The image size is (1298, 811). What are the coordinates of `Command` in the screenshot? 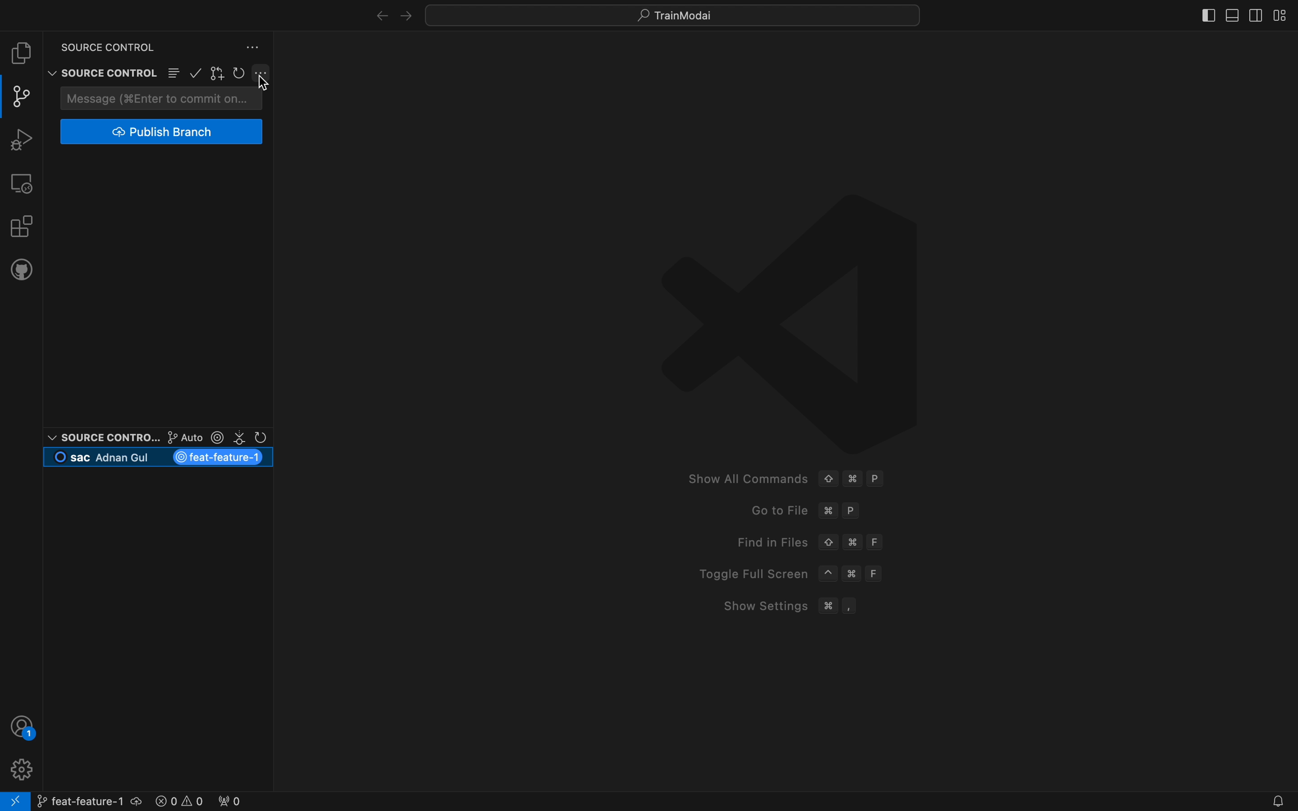 It's located at (855, 576).